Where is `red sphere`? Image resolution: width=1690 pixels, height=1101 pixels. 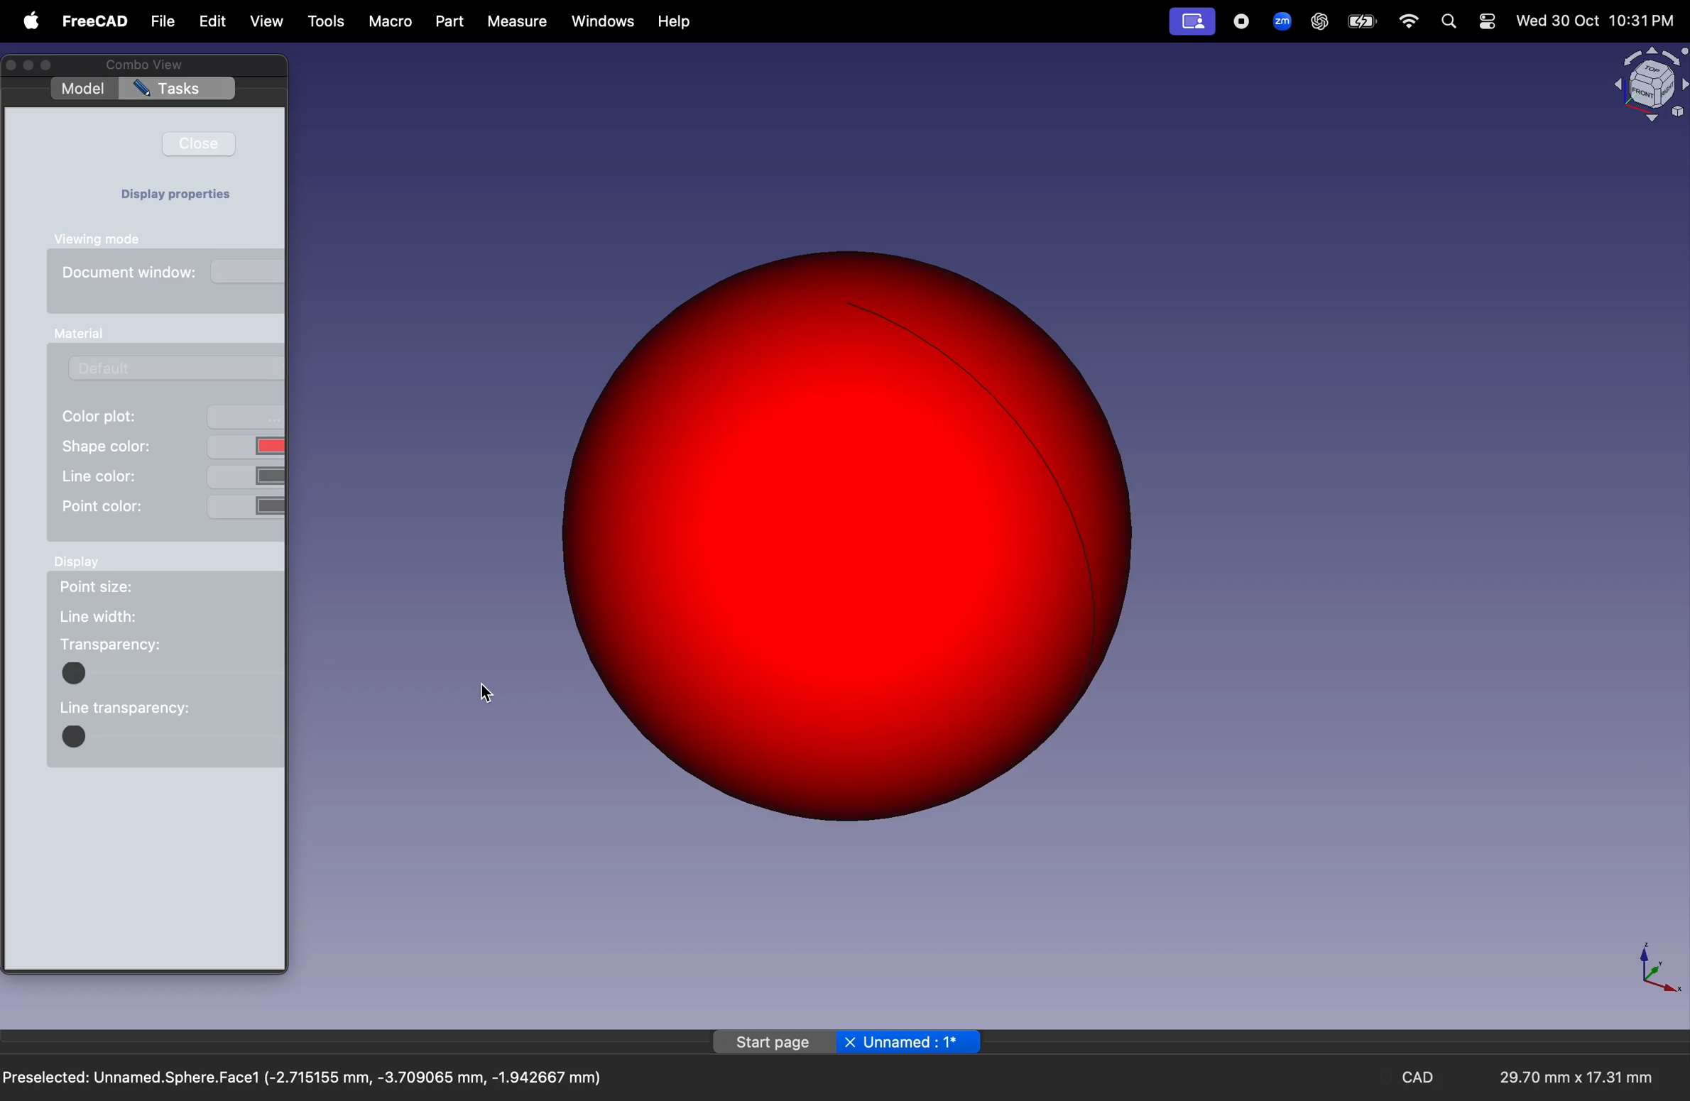
red sphere is located at coordinates (846, 532).